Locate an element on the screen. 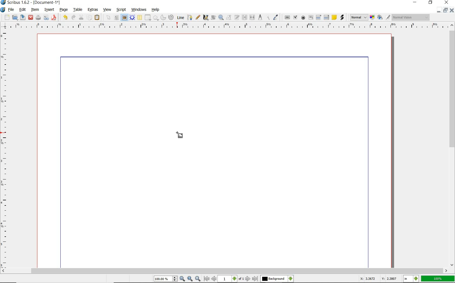  spiral is located at coordinates (171, 17).